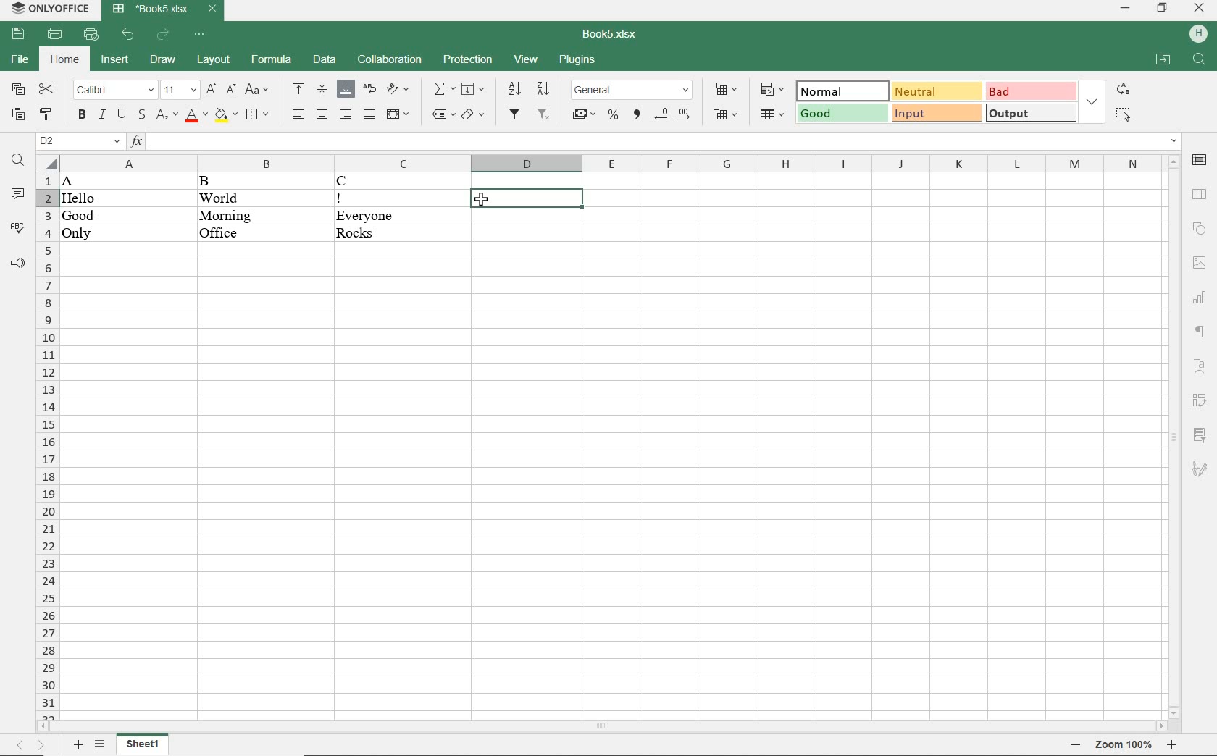  What do you see at coordinates (130, 35) in the screenshot?
I see `undo` at bounding box center [130, 35].